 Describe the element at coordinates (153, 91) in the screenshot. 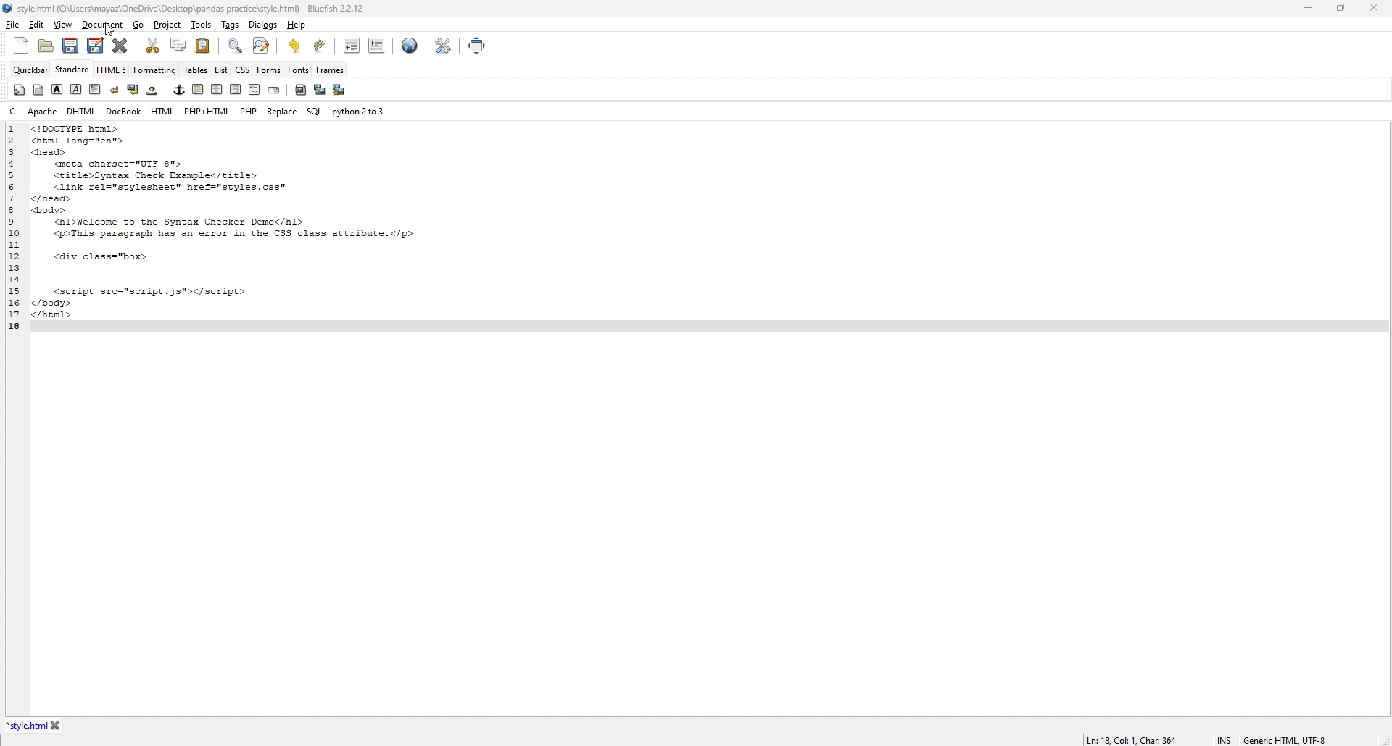

I see `non breaking space` at that location.